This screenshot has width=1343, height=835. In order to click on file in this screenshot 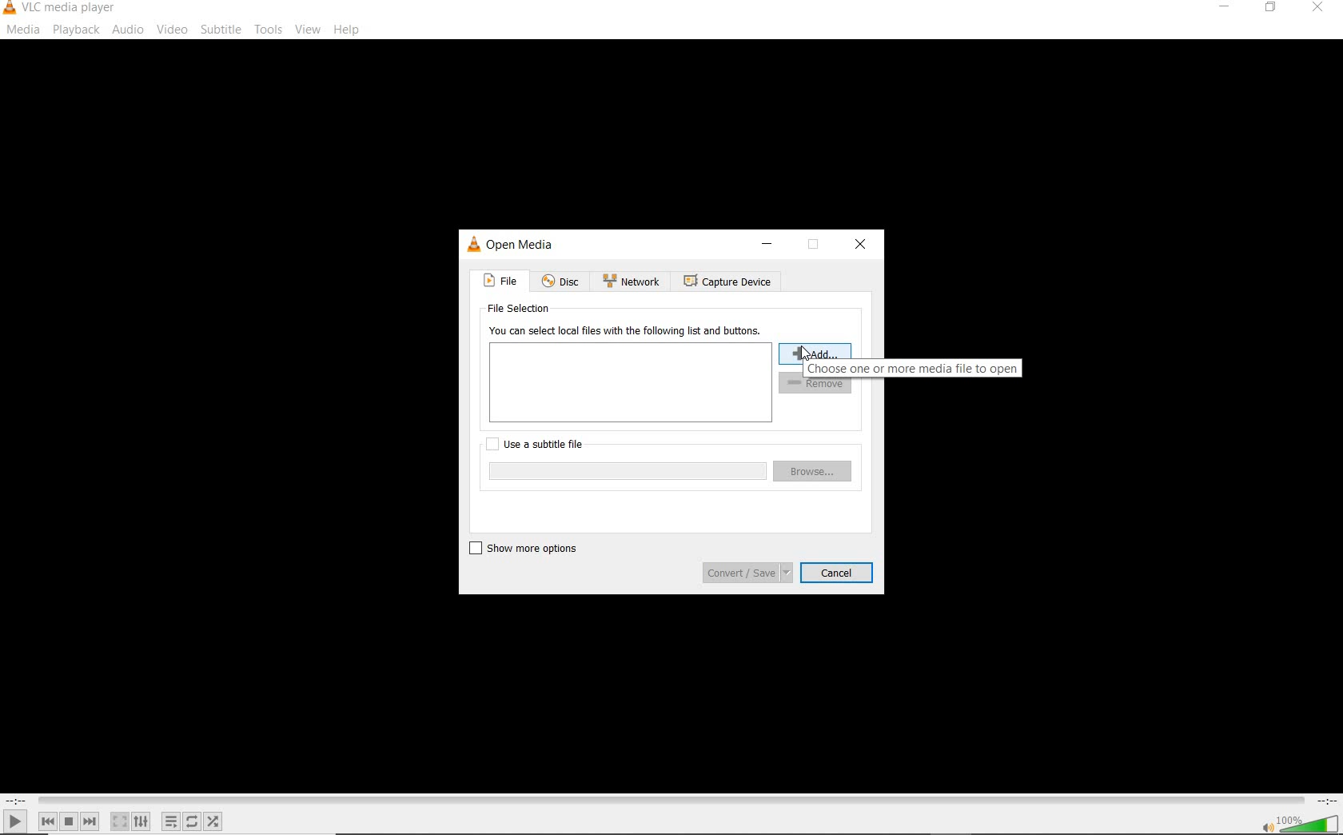, I will do `click(500, 280)`.